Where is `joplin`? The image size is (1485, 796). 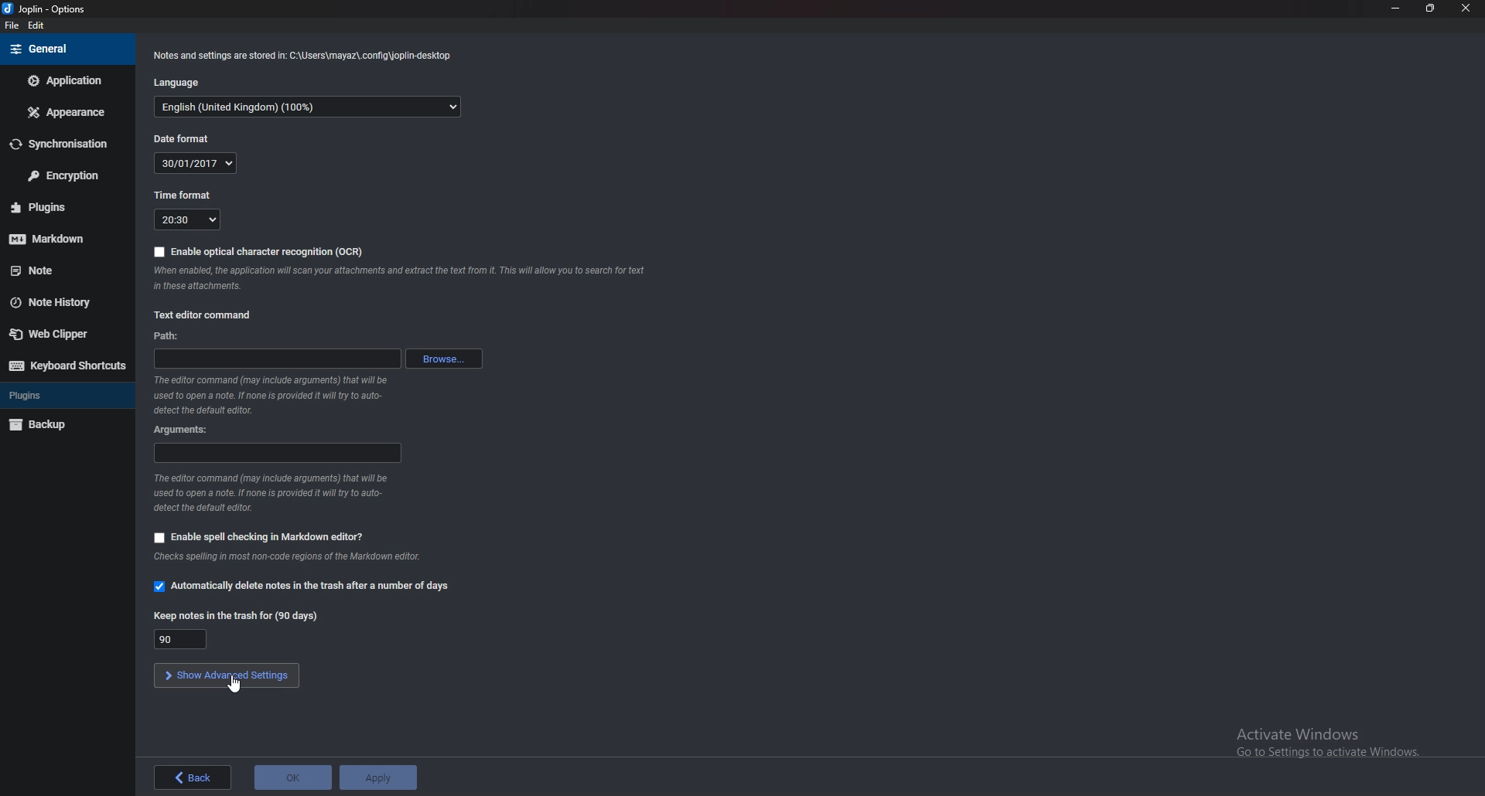 joplin is located at coordinates (50, 9).